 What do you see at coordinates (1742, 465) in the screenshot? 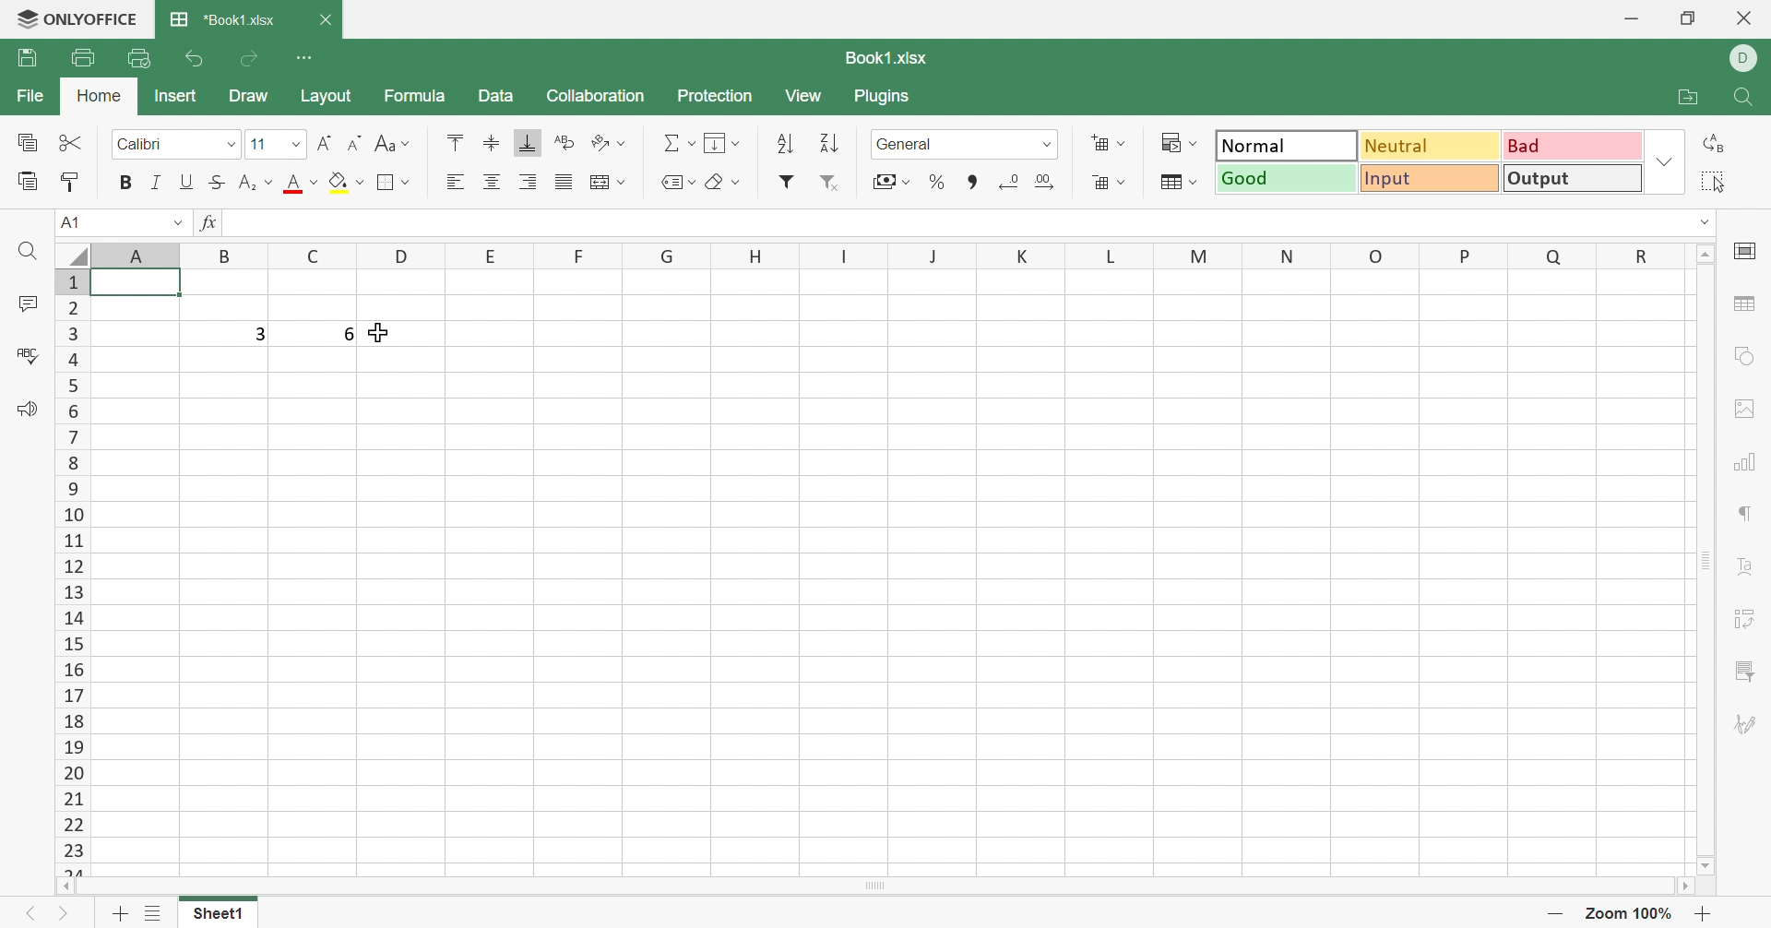
I see `Chart settings` at bounding box center [1742, 465].